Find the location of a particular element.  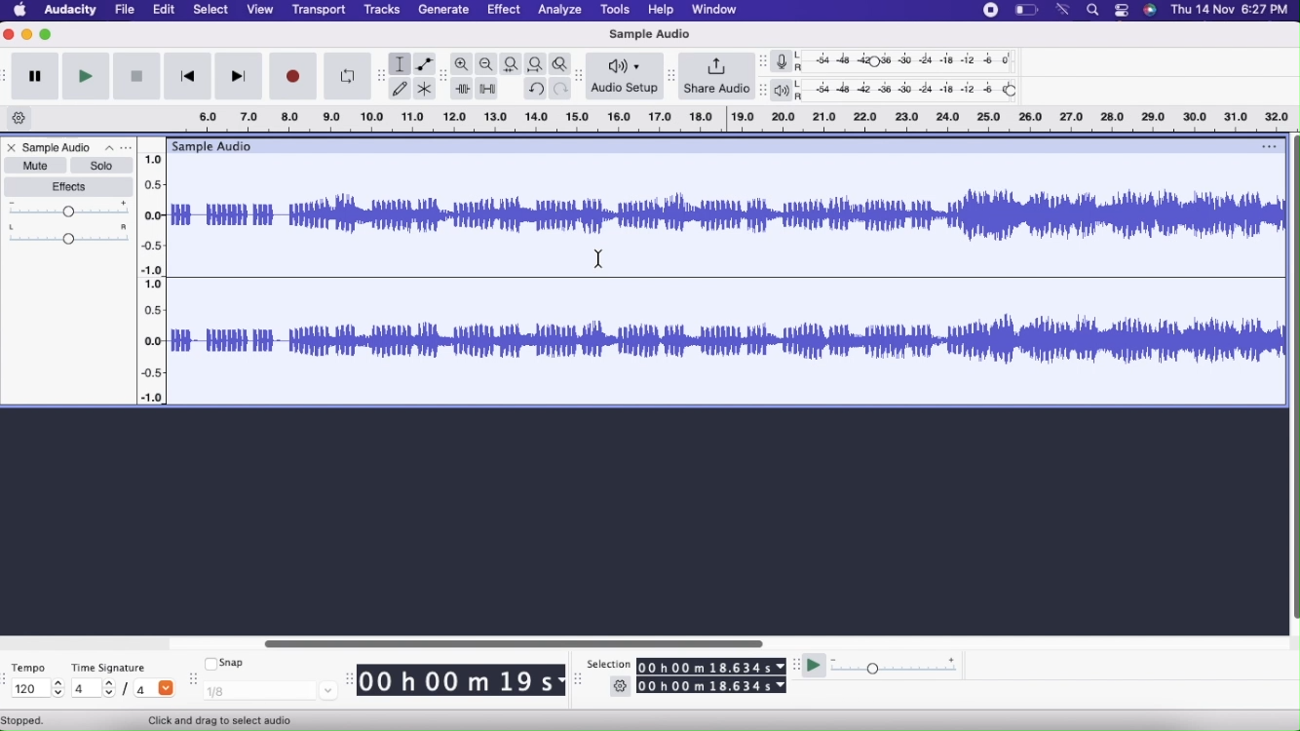

Slider is located at coordinates (154, 274).